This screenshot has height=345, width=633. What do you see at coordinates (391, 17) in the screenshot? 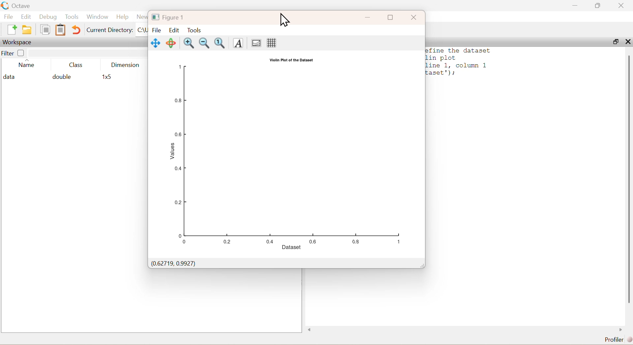
I see `Maximise ` at bounding box center [391, 17].